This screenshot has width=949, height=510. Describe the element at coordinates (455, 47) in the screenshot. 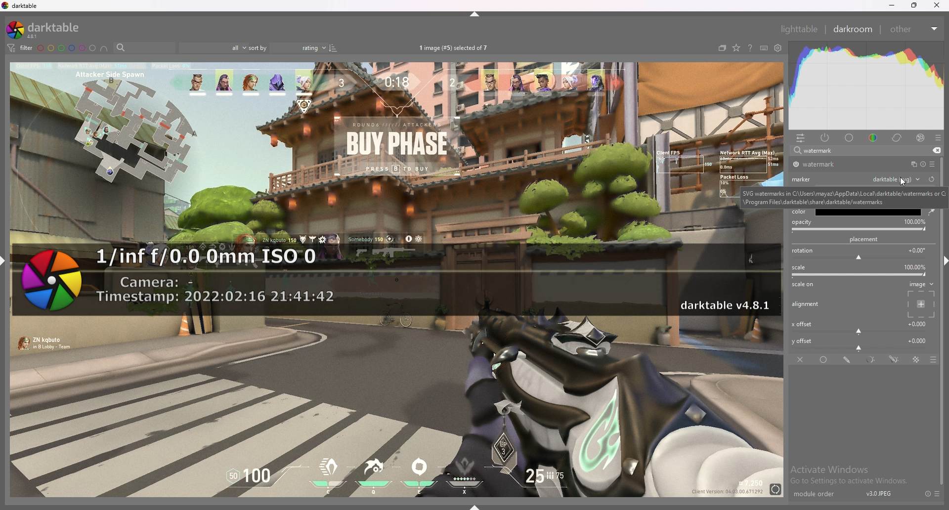

I see `images selected` at that location.